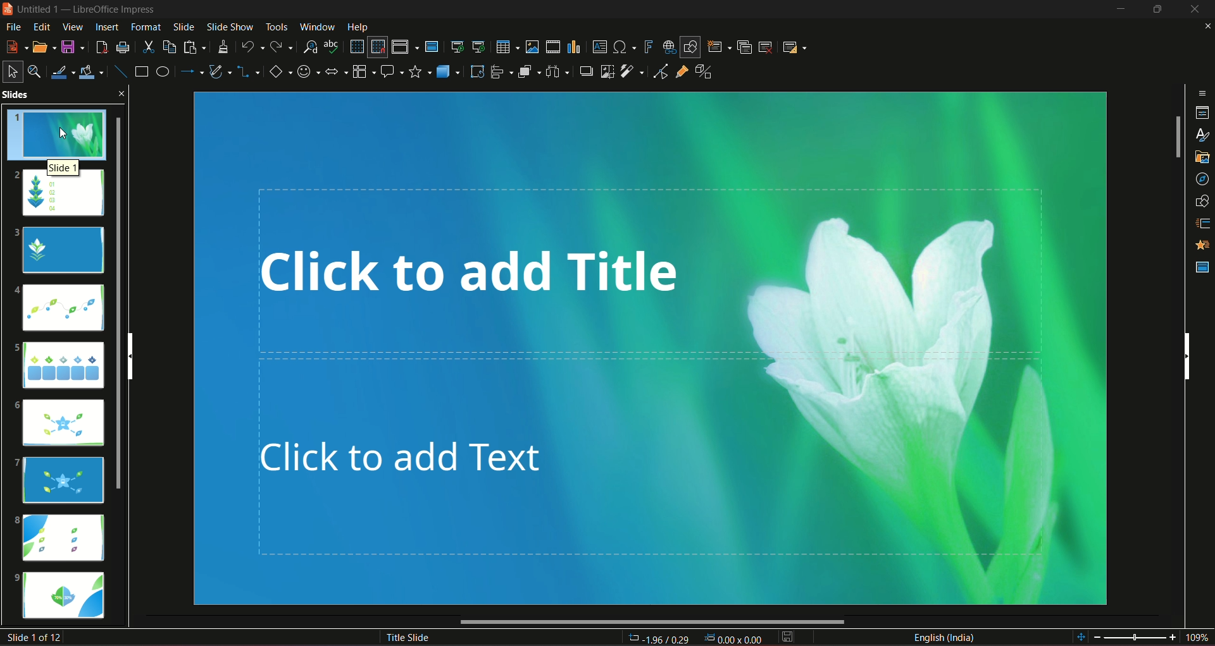 The width and height of the screenshot is (1215, 646). I want to click on dimensions, so click(694, 637).